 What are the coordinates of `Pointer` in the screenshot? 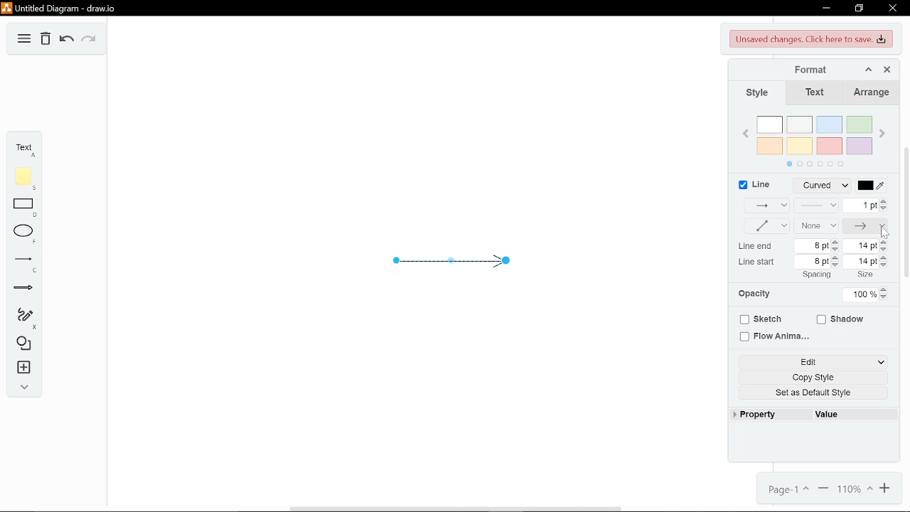 It's located at (888, 233).